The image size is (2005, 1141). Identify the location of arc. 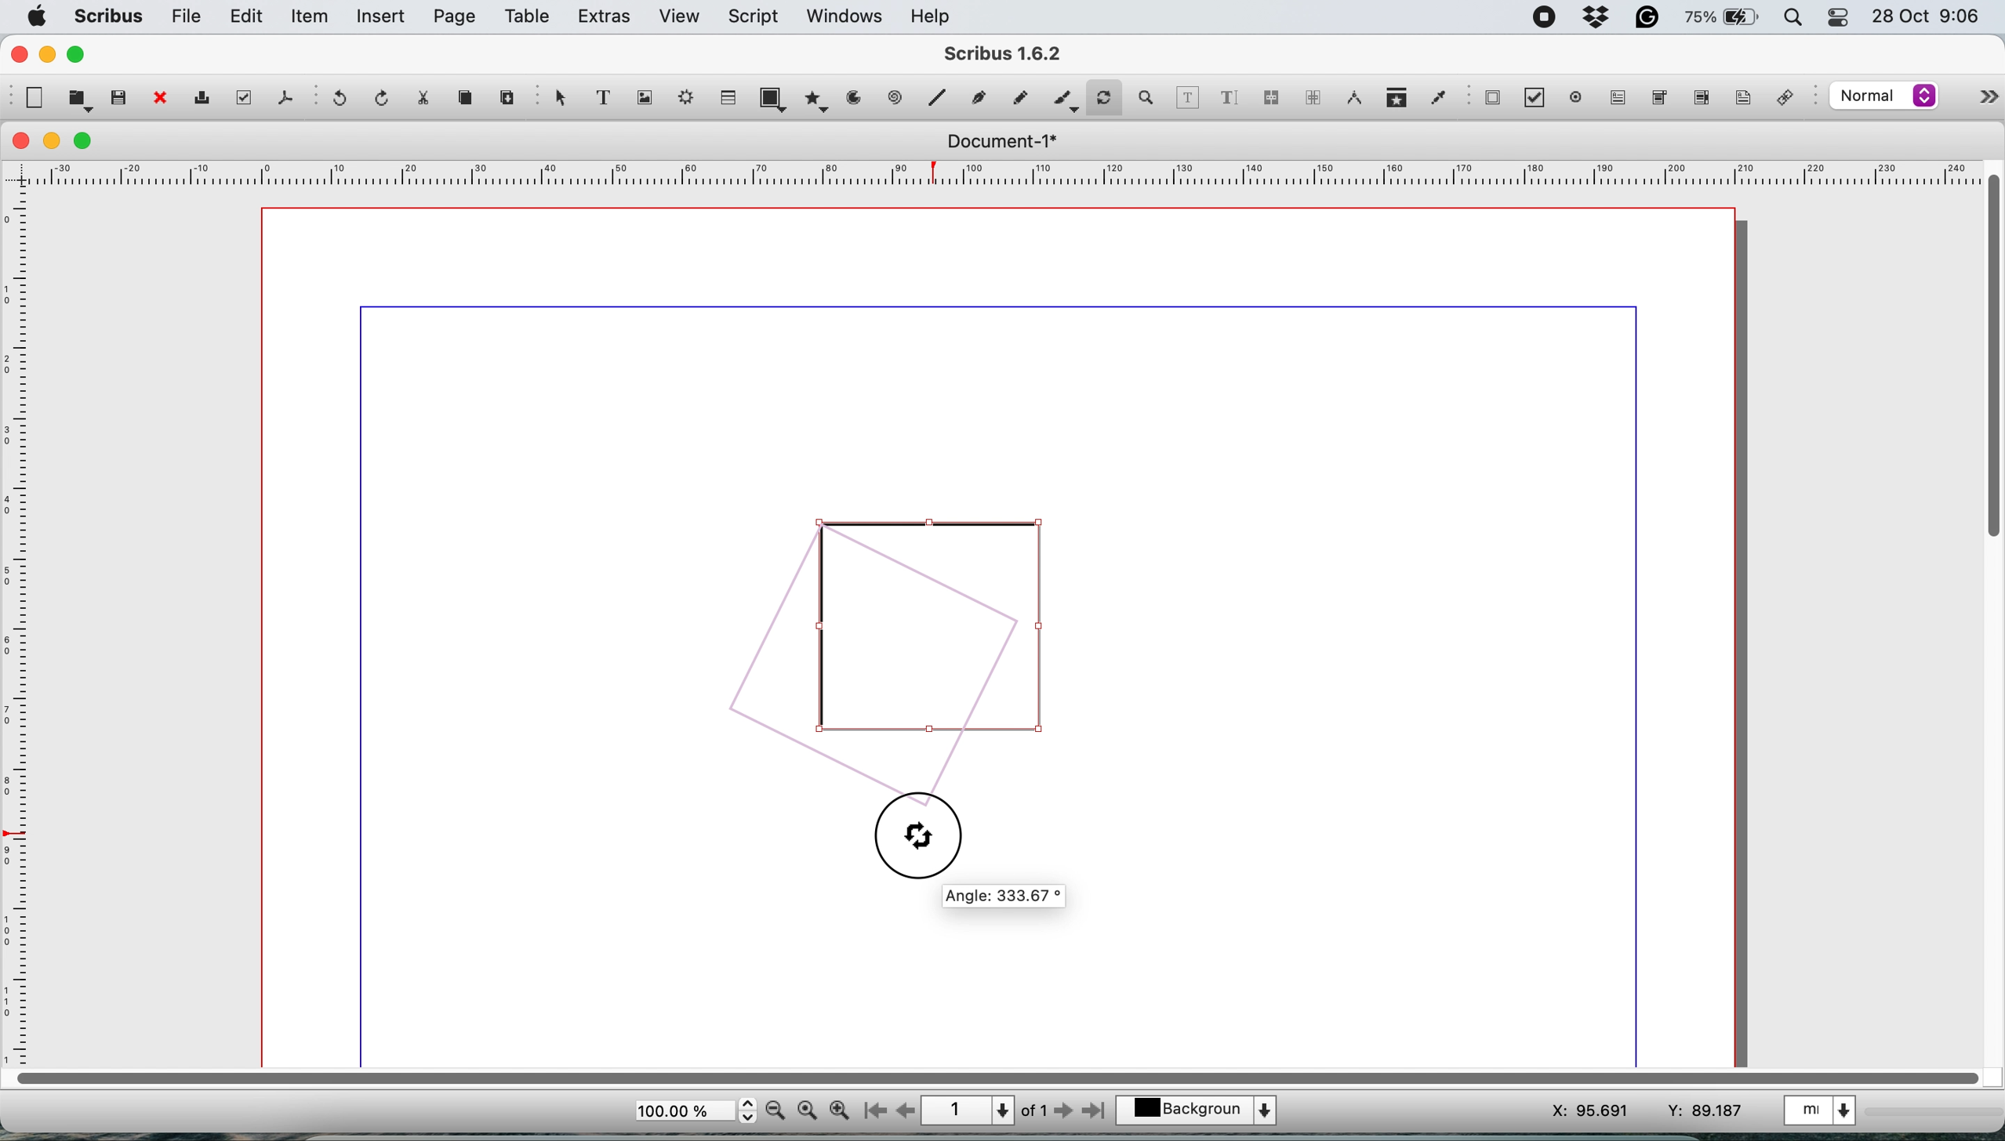
(852, 103).